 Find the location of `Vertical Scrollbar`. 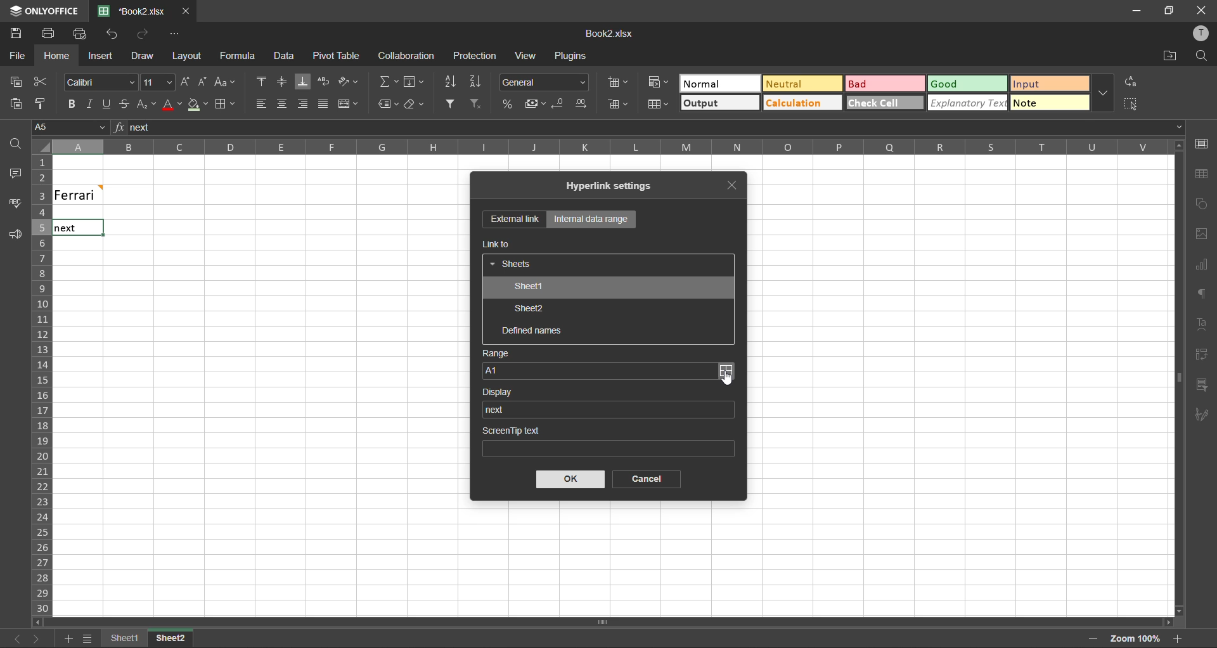

Vertical Scrollbar is located at coordinates (605, 623).